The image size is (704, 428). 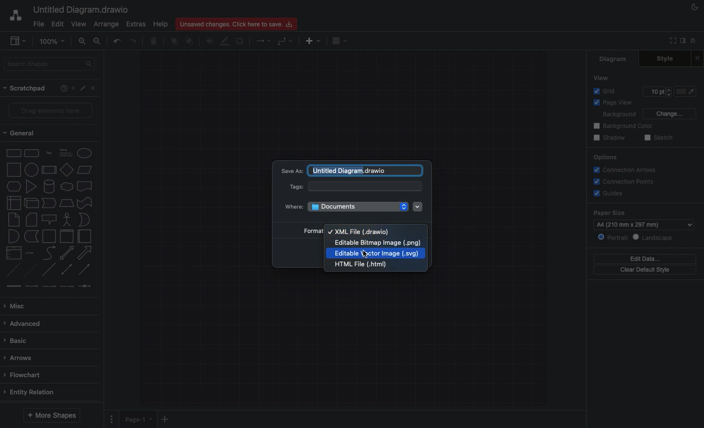 I want to click on untitled diagram.draw.io, so click(x=365, y=169).